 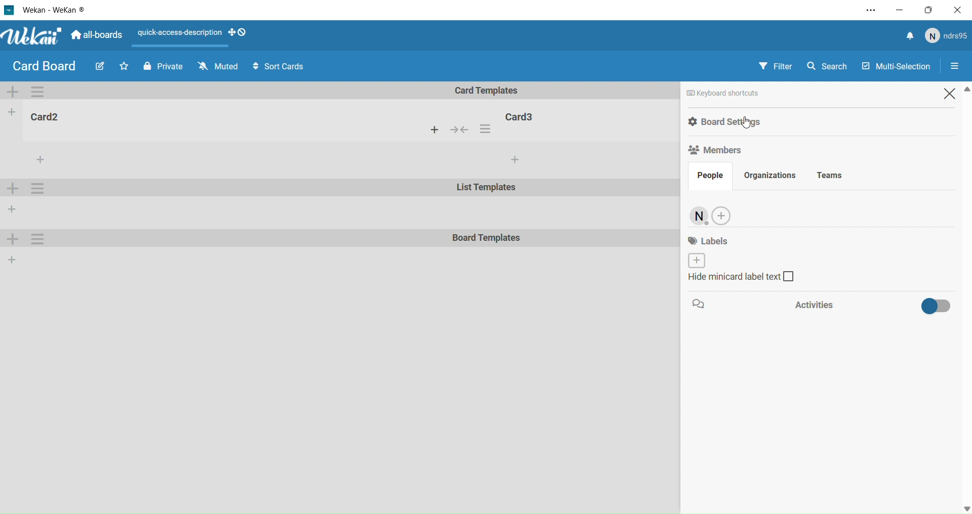 I want to click on People, so click(x=707, y=179).